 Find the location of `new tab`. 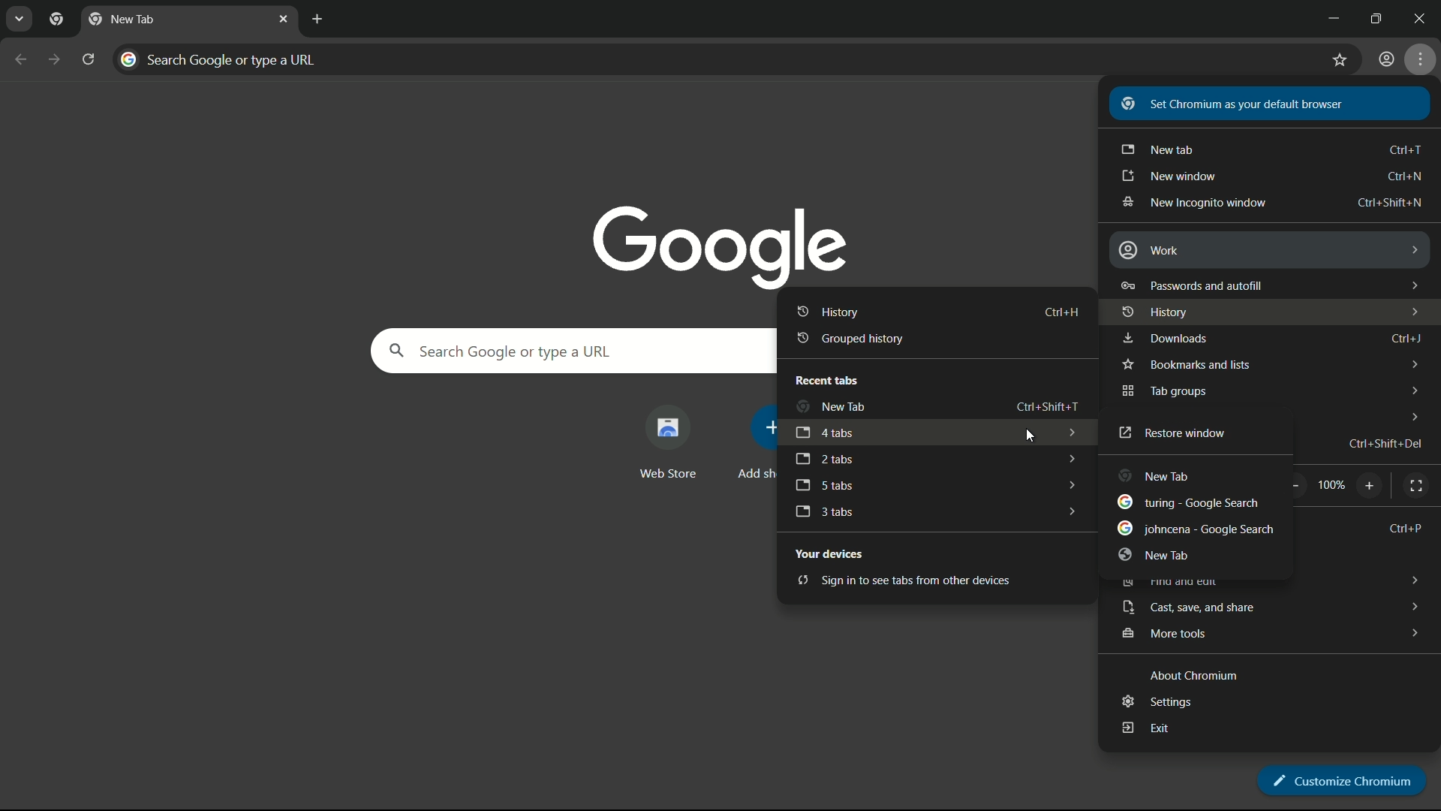

new tab is located at coordinates (1157, 478).